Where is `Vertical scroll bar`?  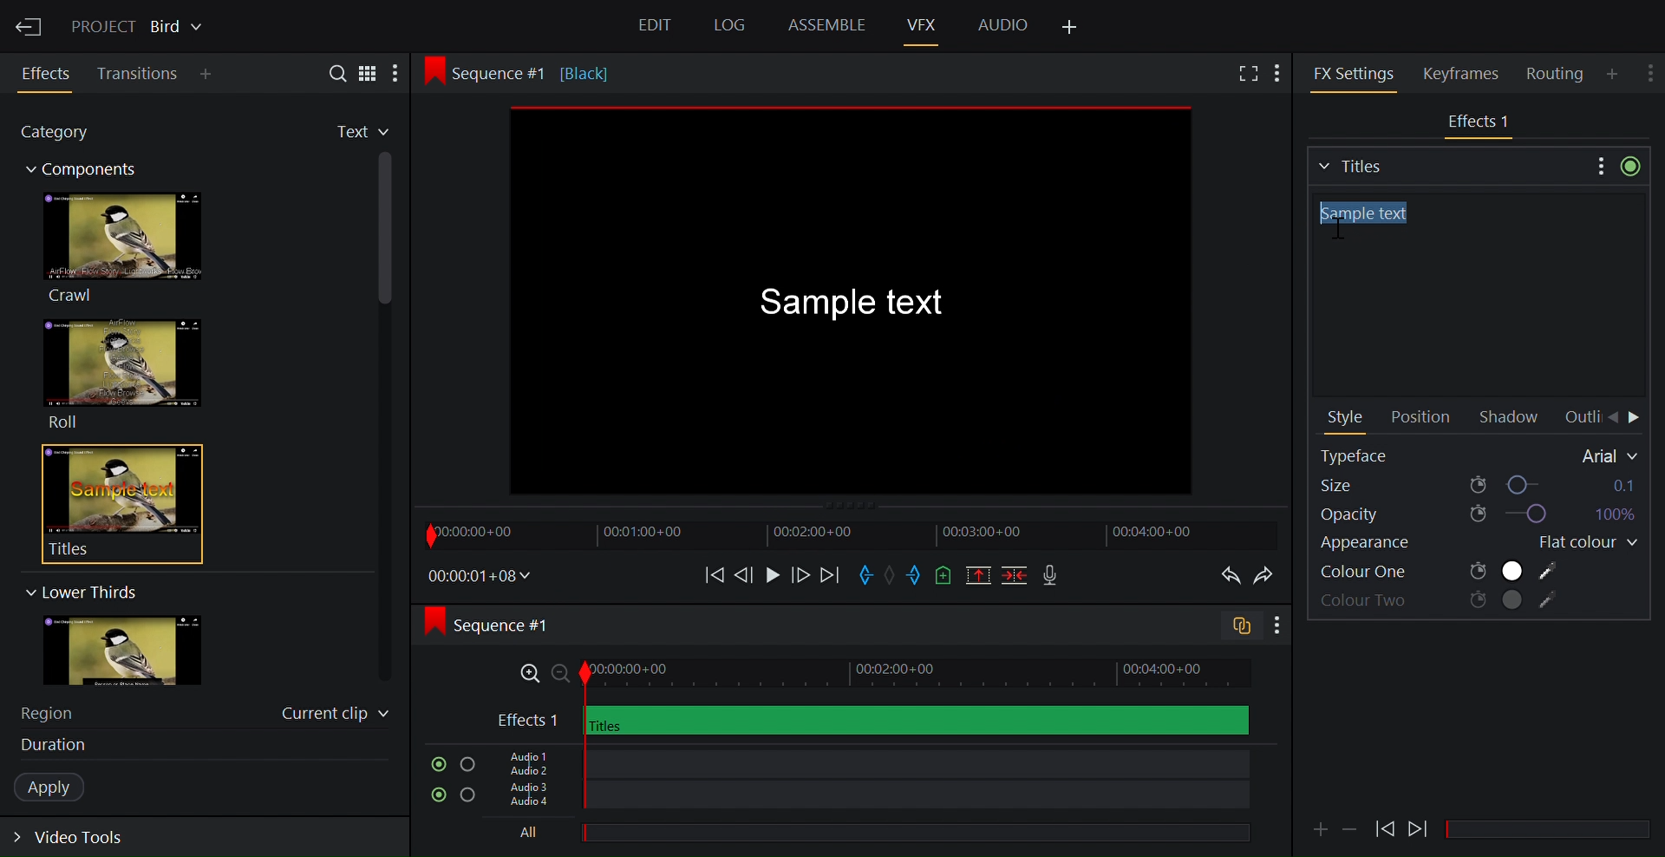
Vertical scroll bar is located at coordinates (387, 317).